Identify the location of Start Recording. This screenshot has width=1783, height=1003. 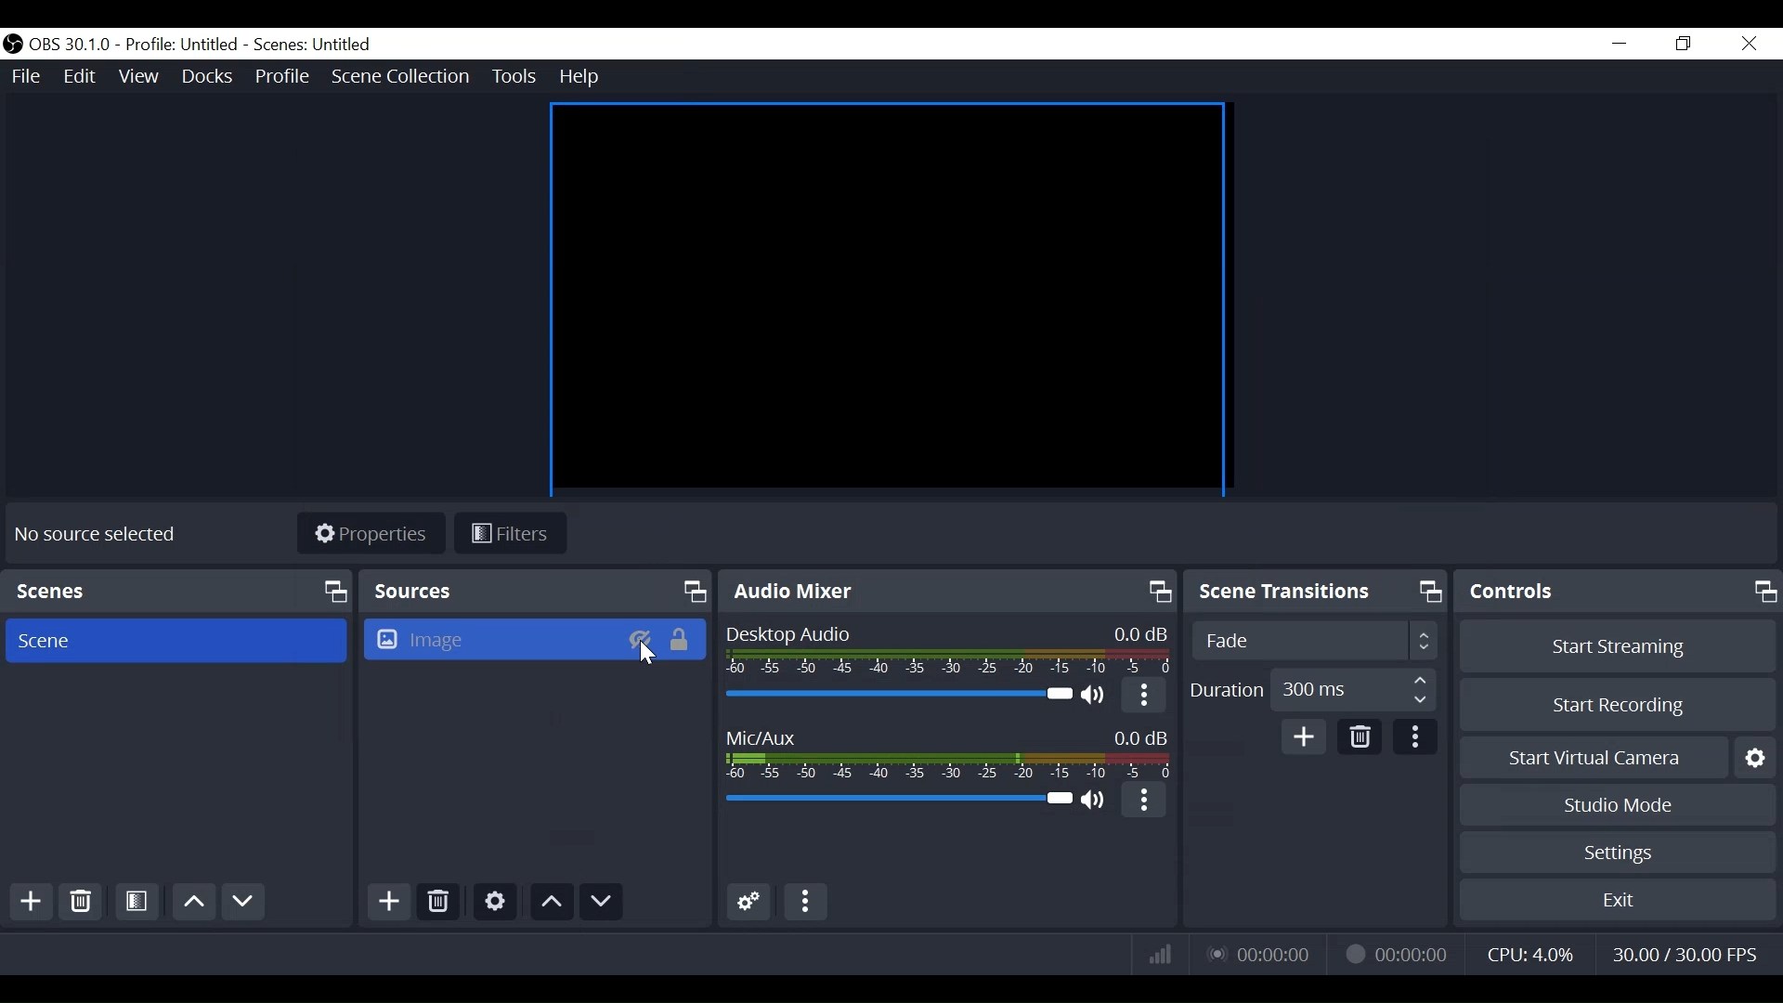
(1619, 707).